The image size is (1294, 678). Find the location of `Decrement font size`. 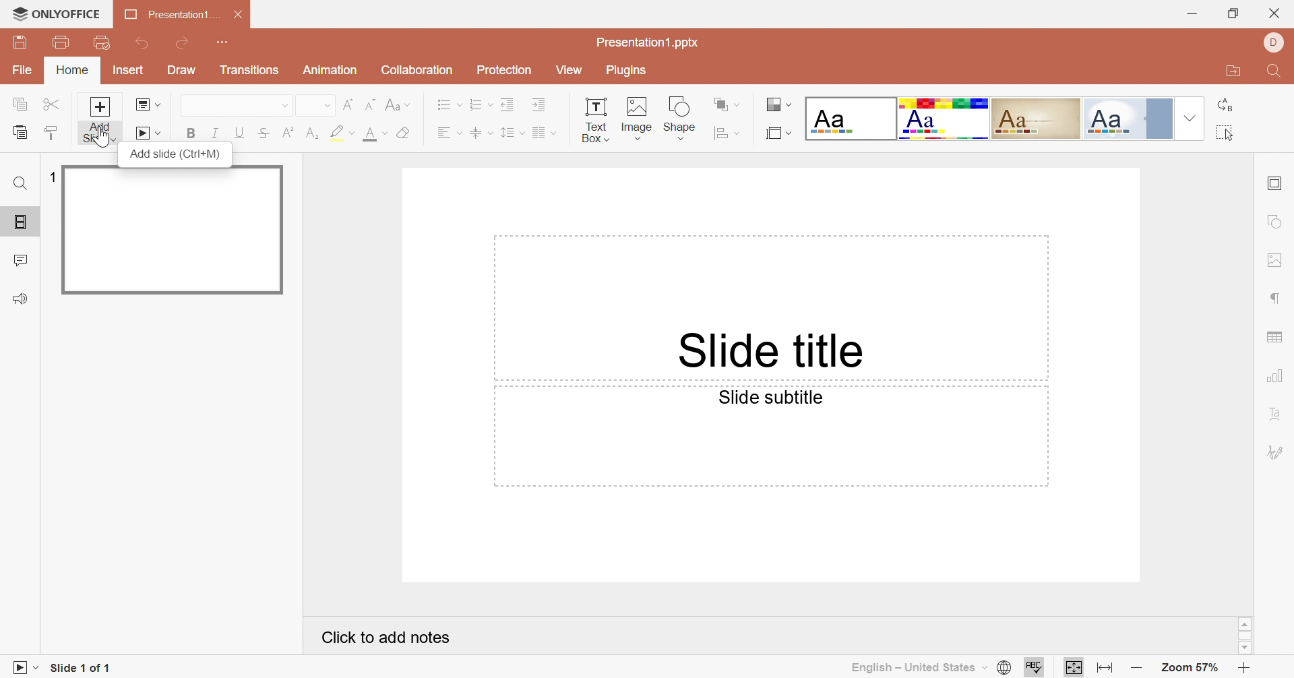

Decrement font size is located at coordinates (371, 104).